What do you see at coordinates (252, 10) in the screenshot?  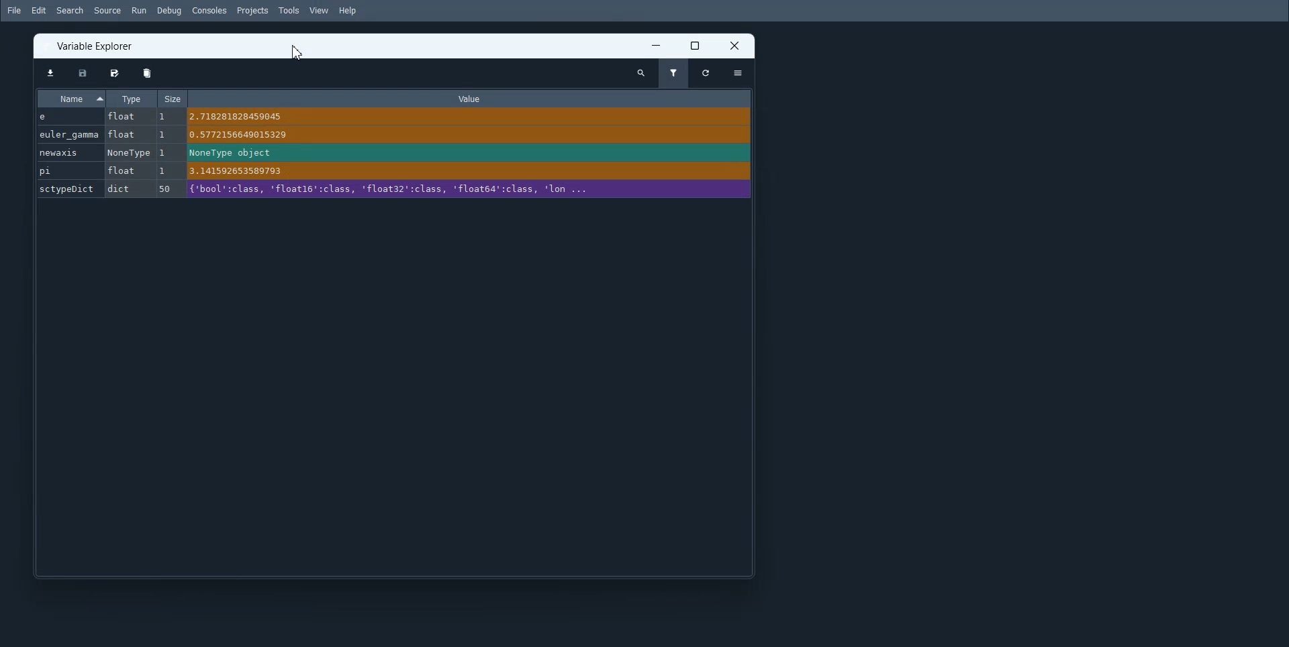 I see `Projects` at bounding box center [252, 10].